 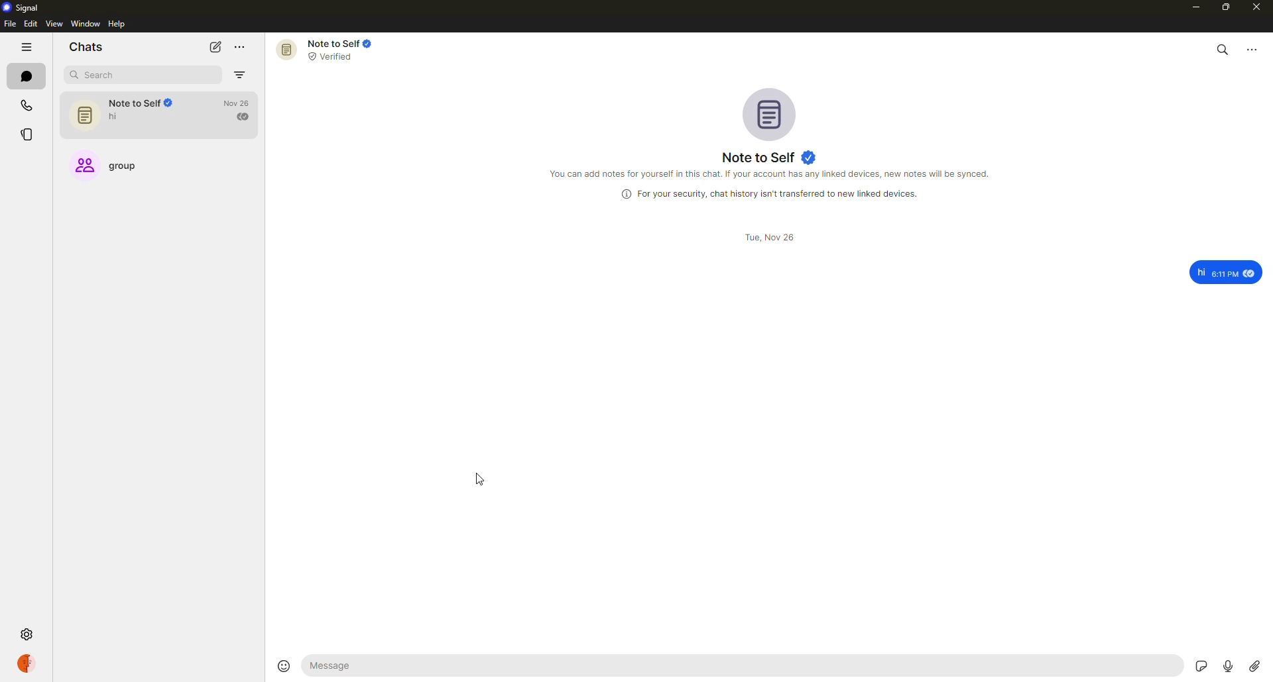 I want to click on note to self, so click(x=161, y=113).